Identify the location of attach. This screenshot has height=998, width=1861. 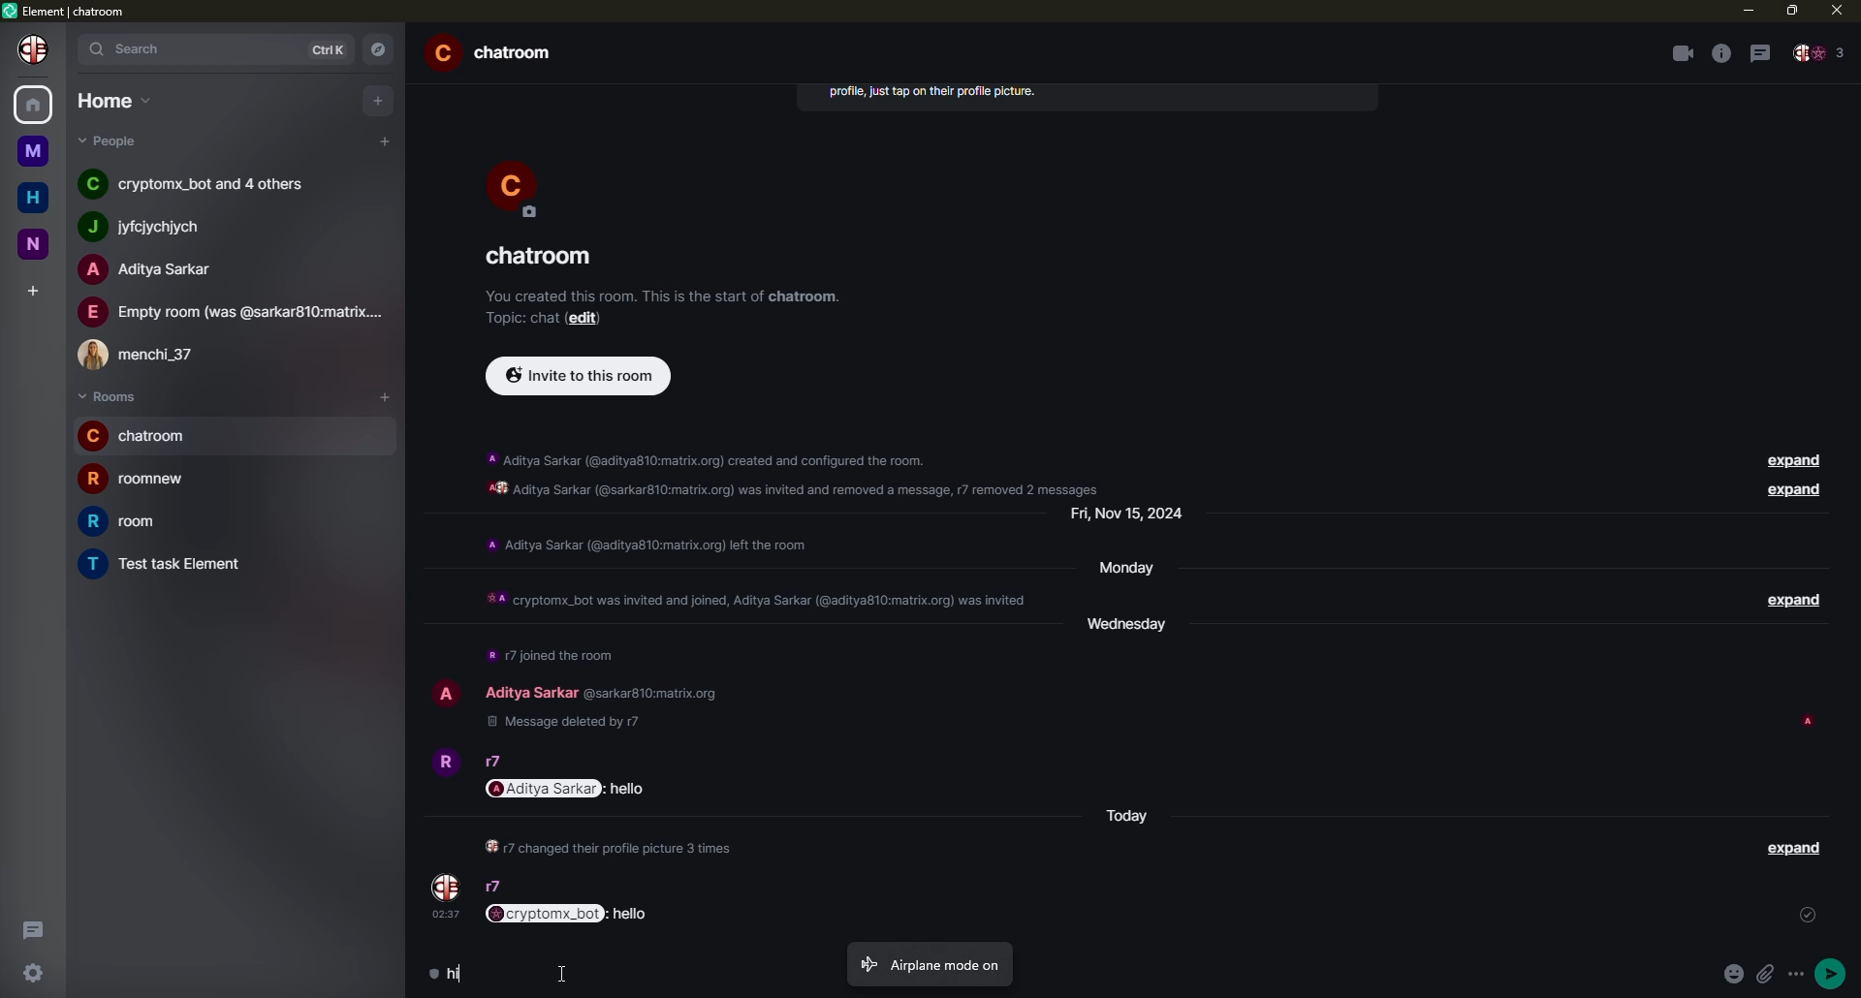
(1769, 973).